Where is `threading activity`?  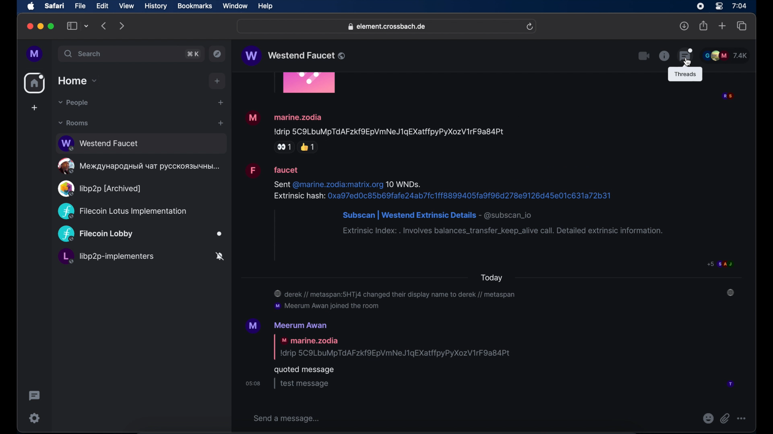 threading activity is located at coordinates (35, 396).